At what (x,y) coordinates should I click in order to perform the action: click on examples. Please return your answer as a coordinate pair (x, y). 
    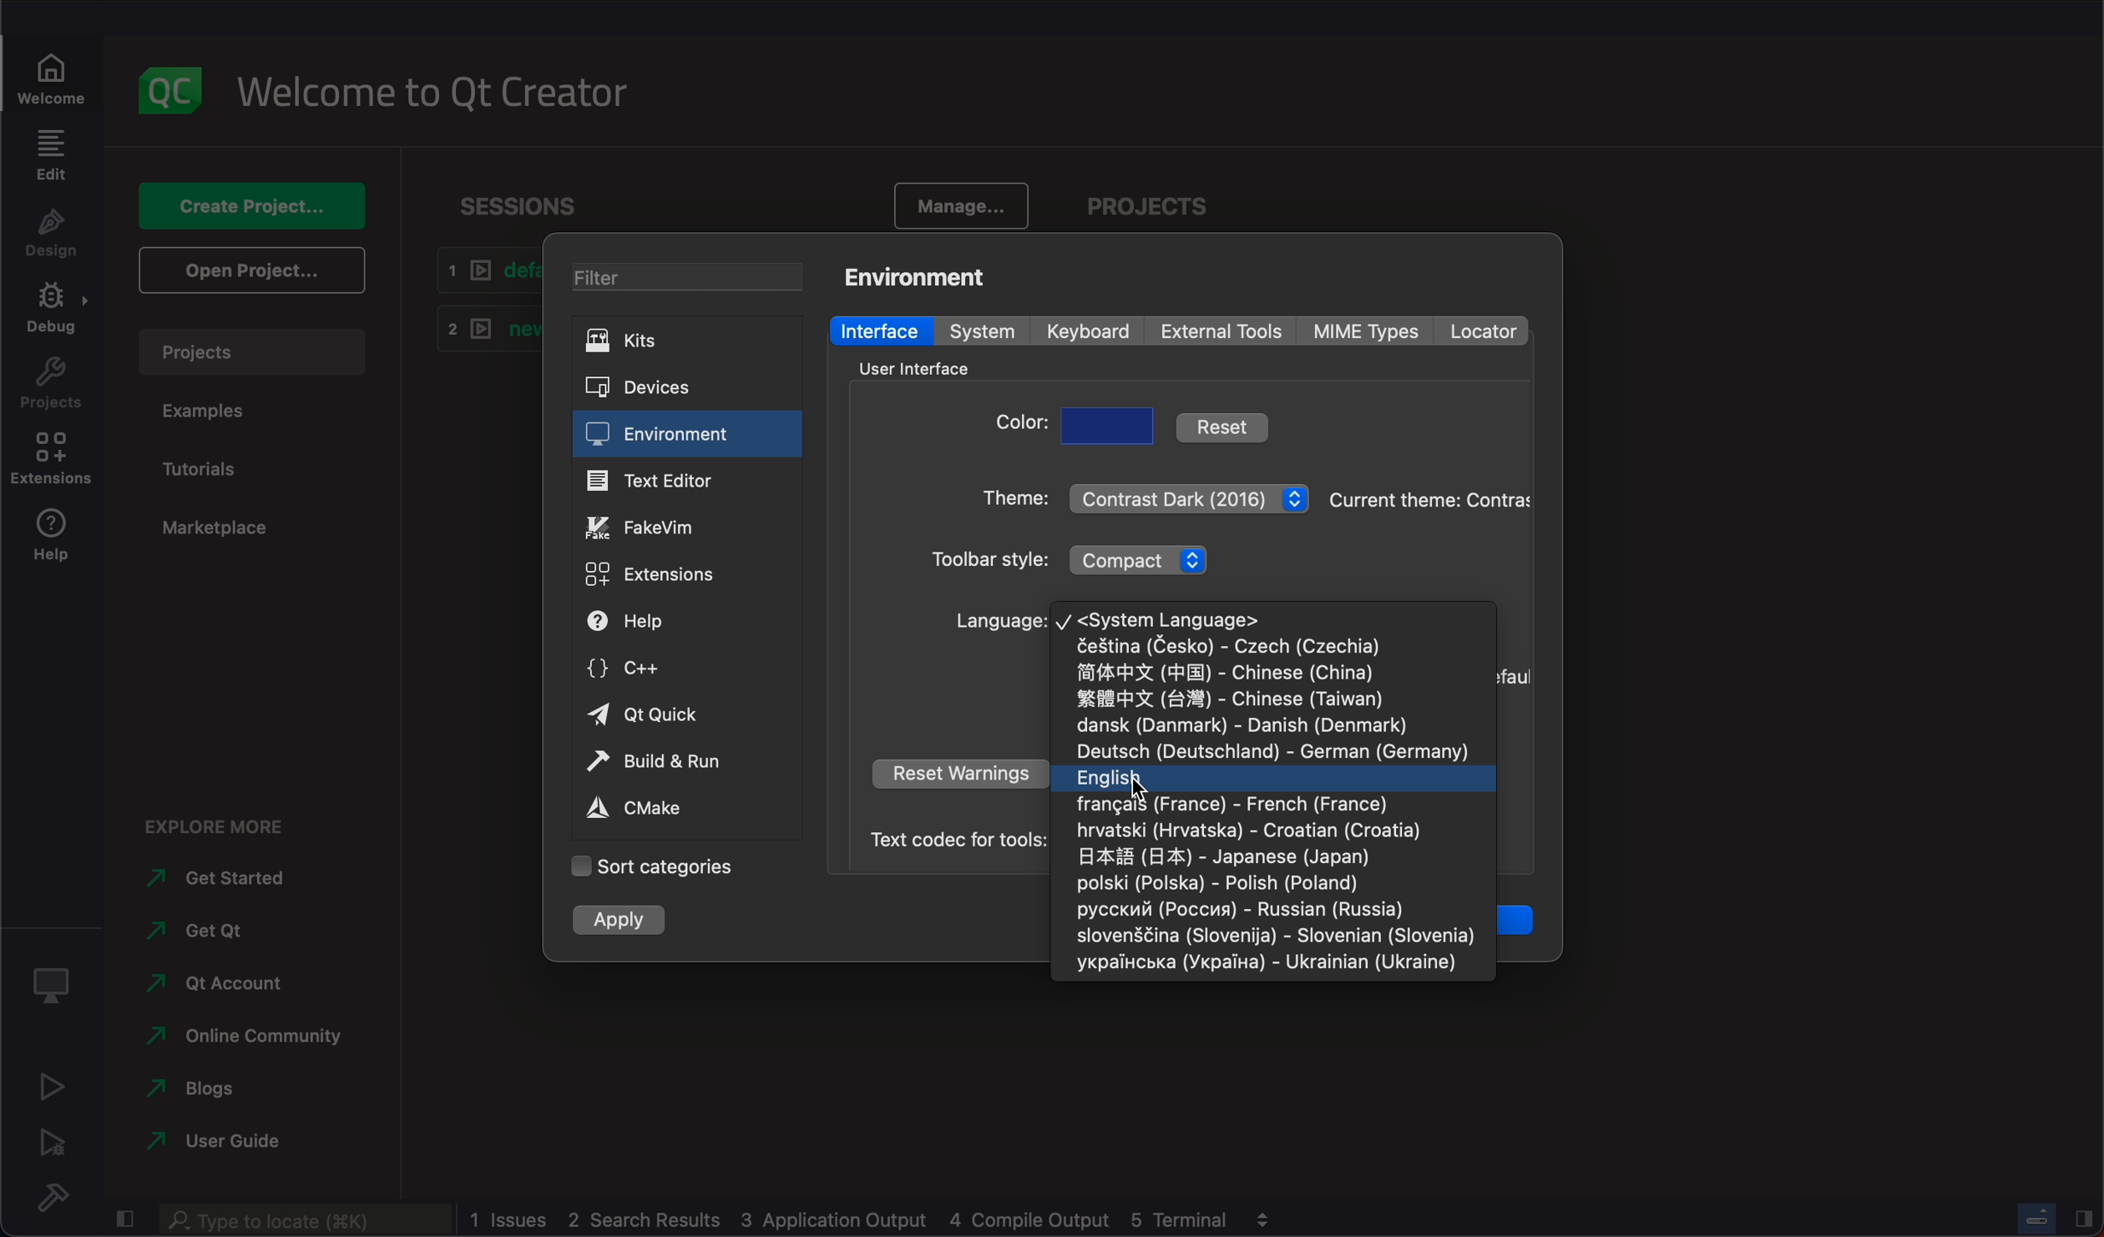
    Looking at the image, I should click on (215, 409).